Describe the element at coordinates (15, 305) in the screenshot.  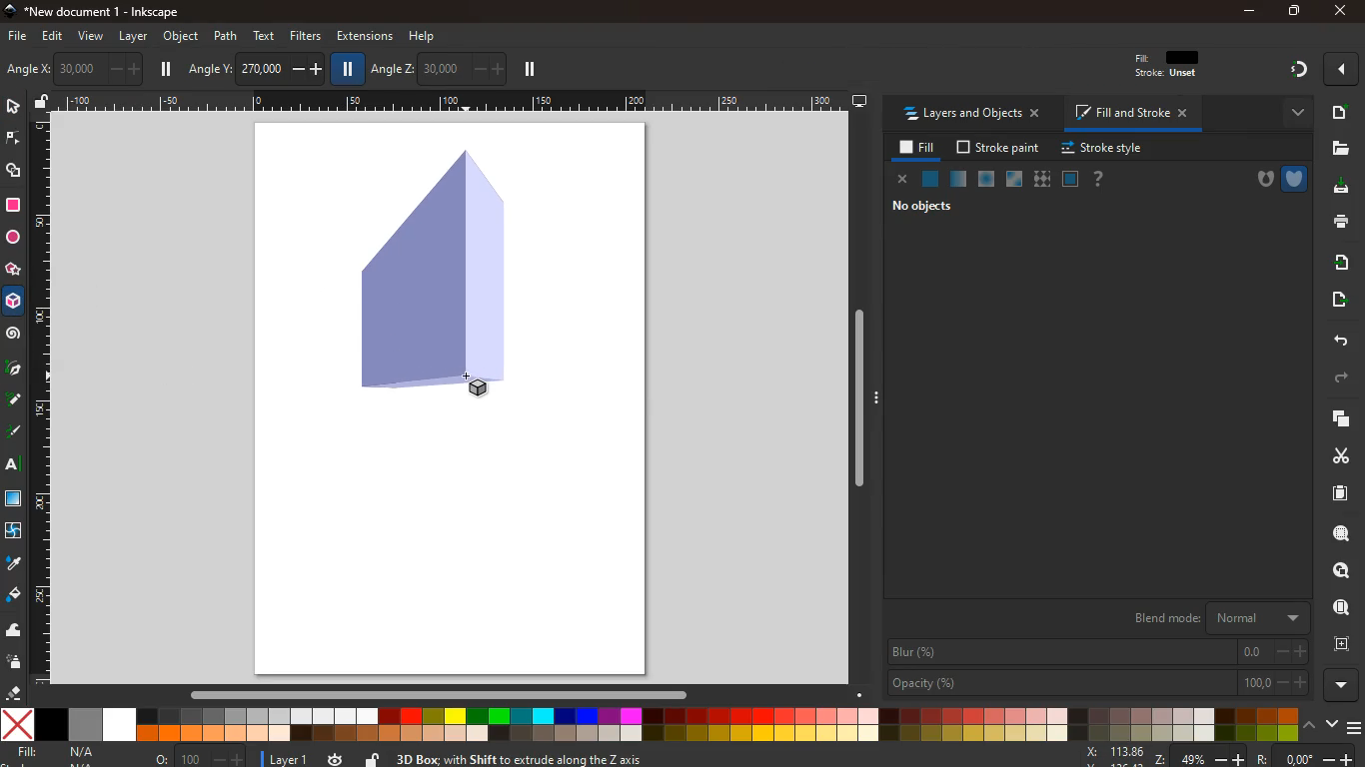
I see `3d tool` at that location.